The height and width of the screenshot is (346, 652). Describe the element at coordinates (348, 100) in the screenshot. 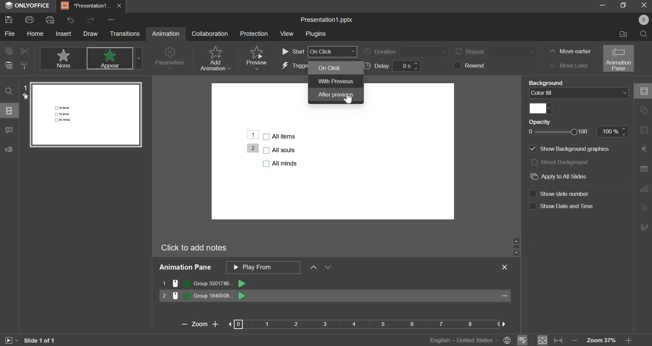

I see `cursor` at that location.